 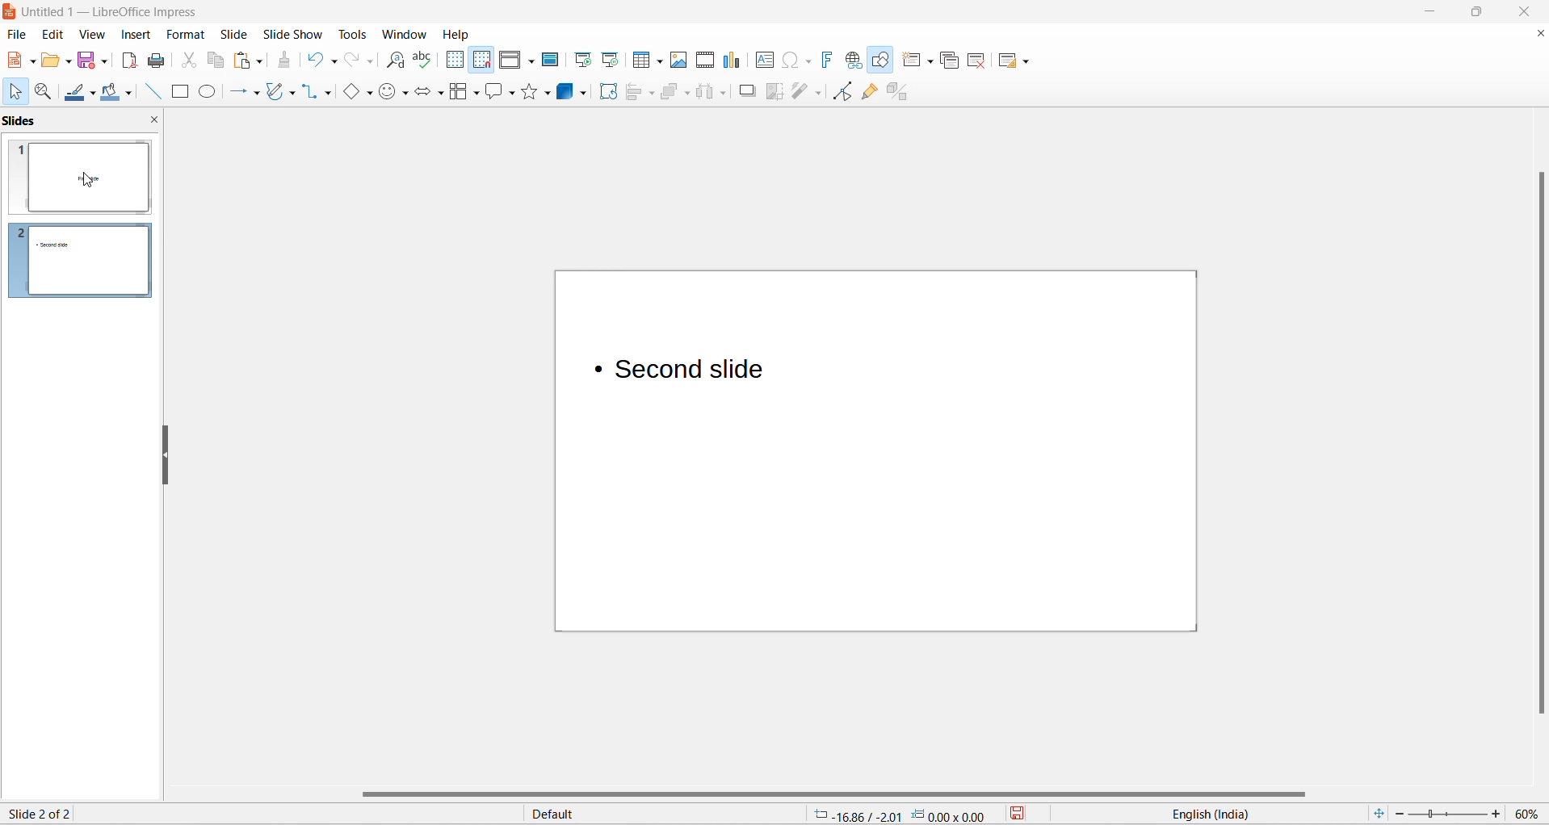 What do you see at coordinates (1538, 36) in the screenshot?
I see `close document` at bounding box center [1538, 36].